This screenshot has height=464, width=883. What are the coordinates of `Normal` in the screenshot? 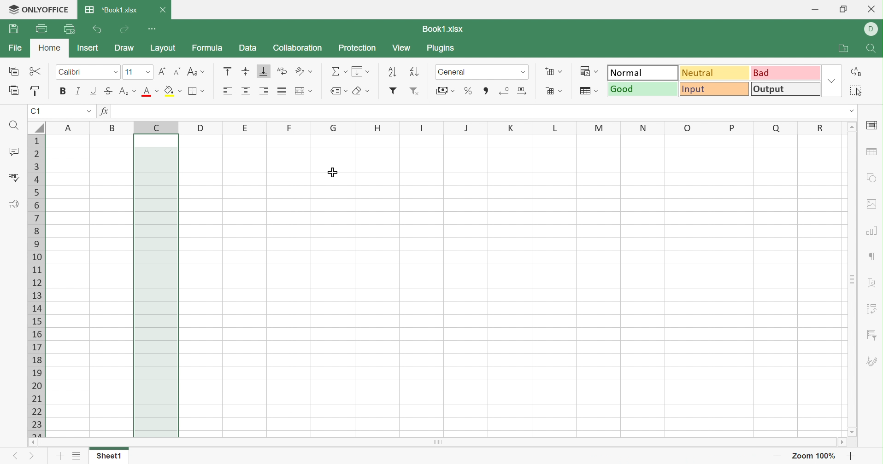 It's located at (642, 72).